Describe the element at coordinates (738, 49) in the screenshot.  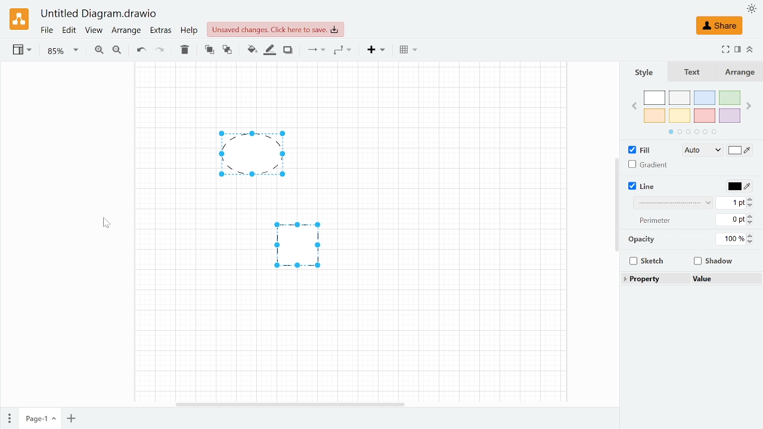
I see `Format` at that location.